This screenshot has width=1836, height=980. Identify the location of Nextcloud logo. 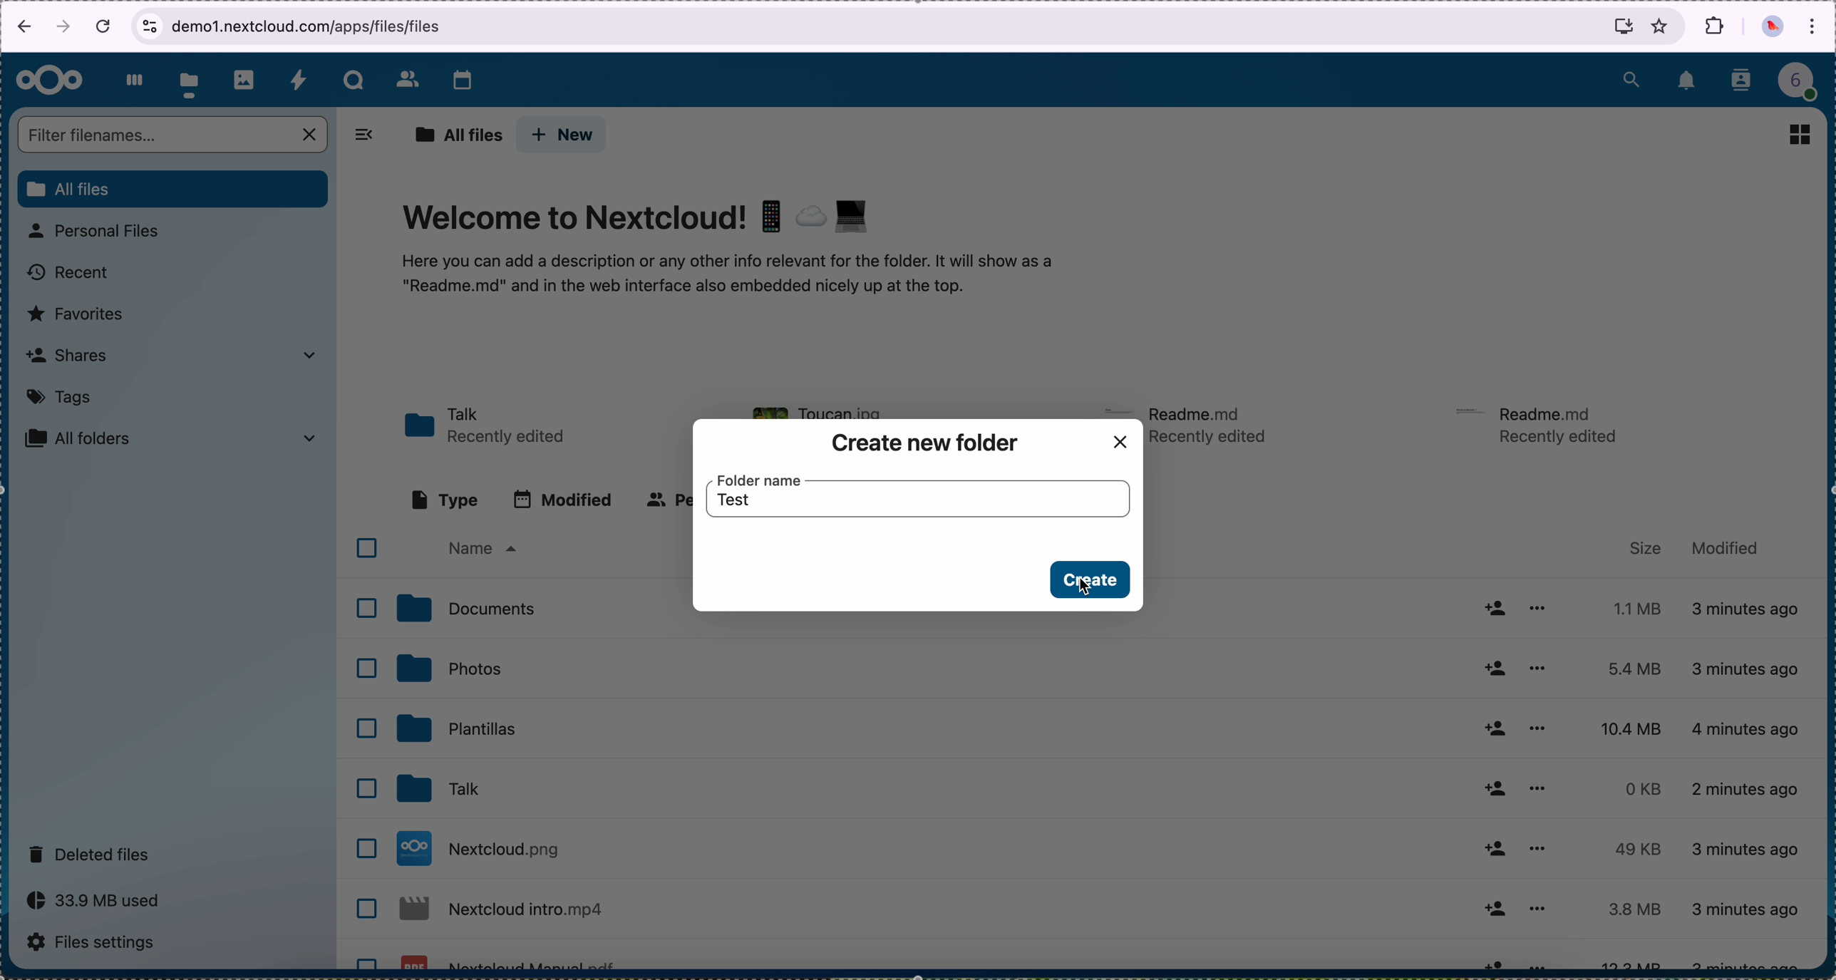
(50, 81).